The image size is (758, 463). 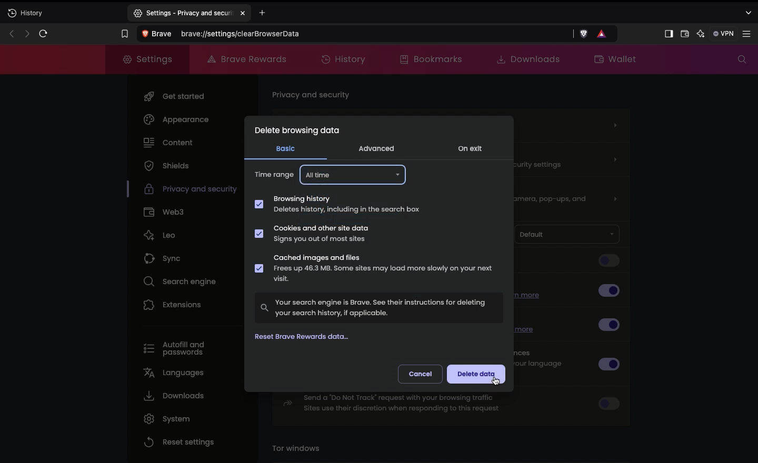 I want to click on Downloads, so click(x=525, y=59).